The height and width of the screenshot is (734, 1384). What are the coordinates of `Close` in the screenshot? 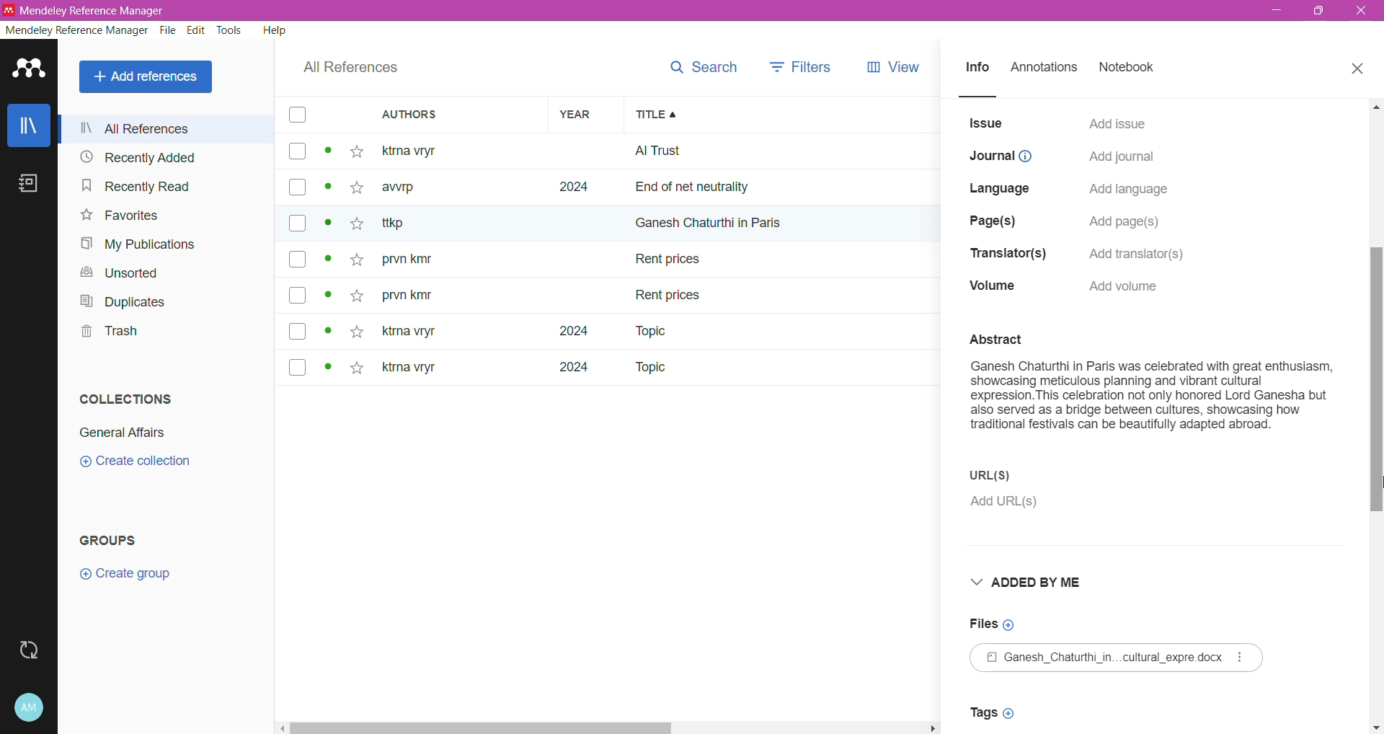 It's located at (1358, 69).